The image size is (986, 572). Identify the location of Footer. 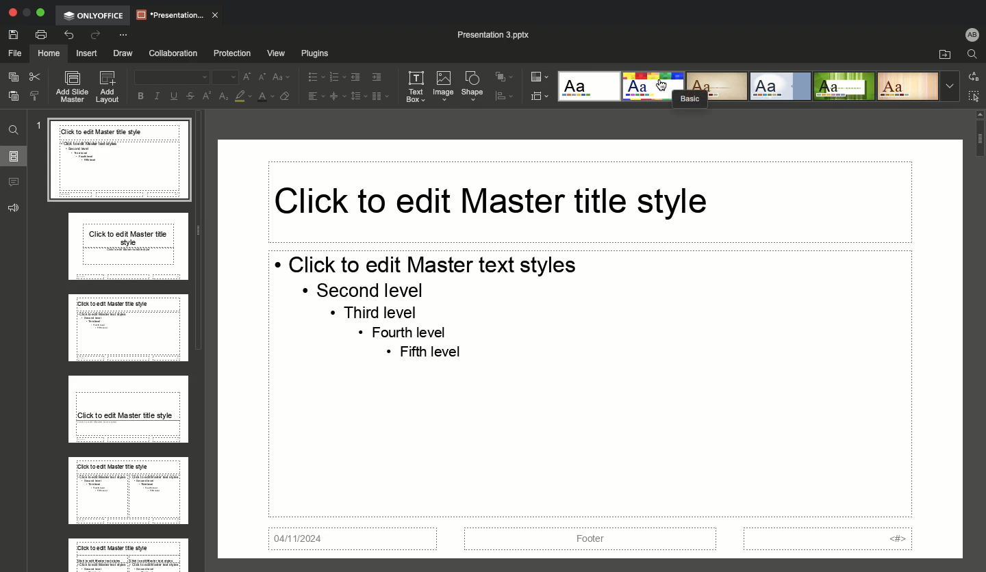
(589, 540).